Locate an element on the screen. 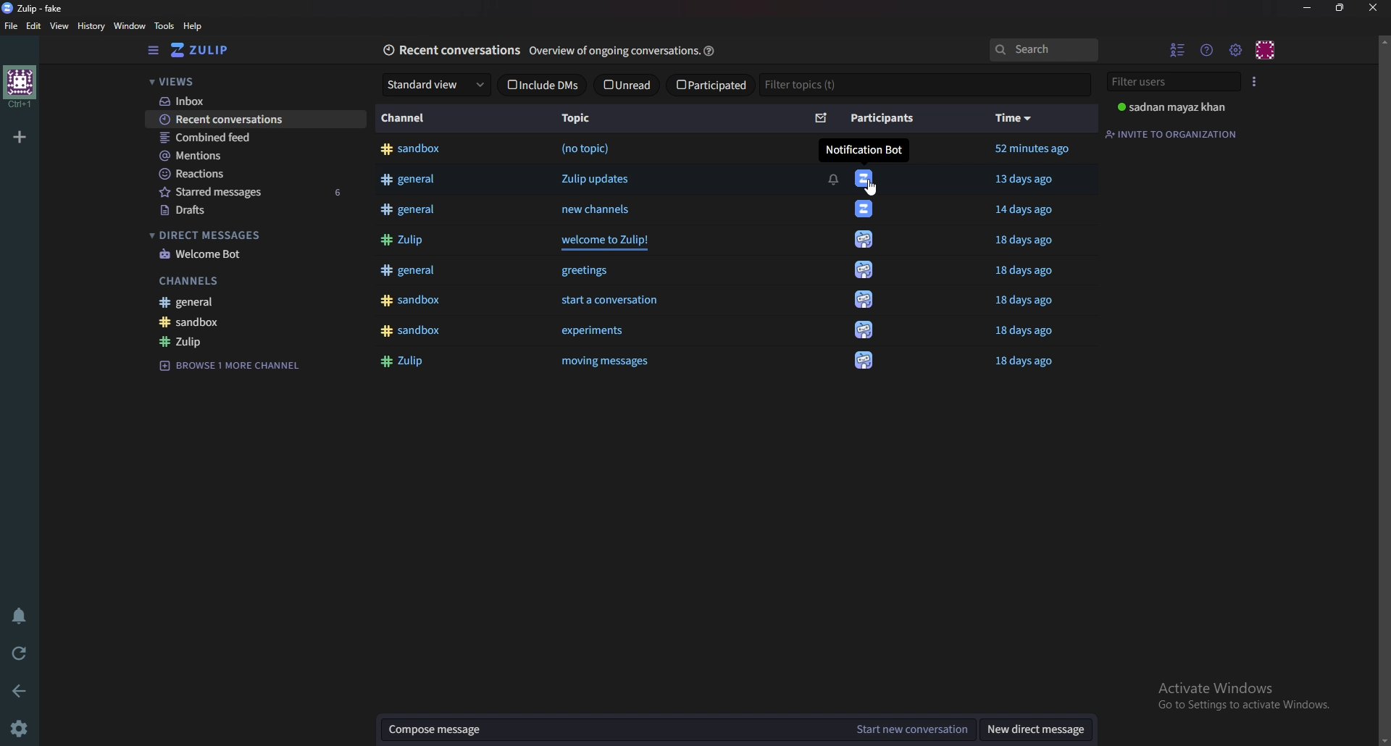 This screenshot has height=746, width=1391. Main menu is located at coordinates (1232, 50).